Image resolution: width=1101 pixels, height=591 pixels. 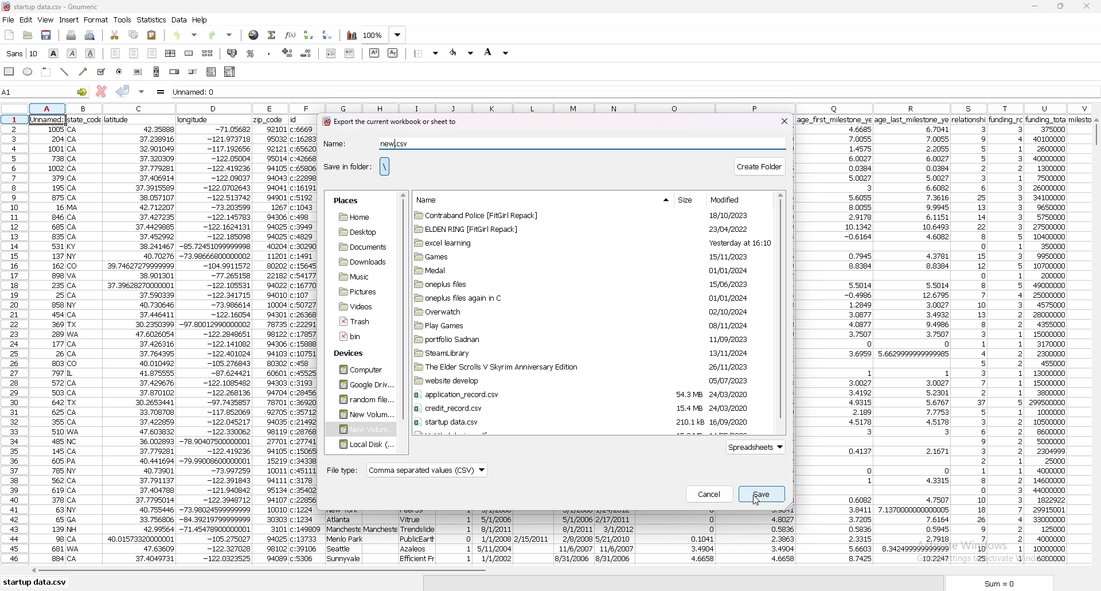 What do you see at coordinates (9, 20) in the screenshot?
I see `file` at bounding box center [9, 20].